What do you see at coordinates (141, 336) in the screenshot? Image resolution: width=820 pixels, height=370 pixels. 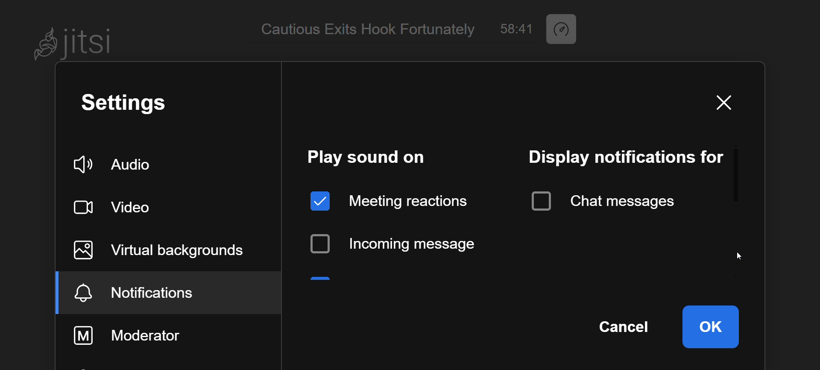 I see `moderator` at bounding box center [141, 336].